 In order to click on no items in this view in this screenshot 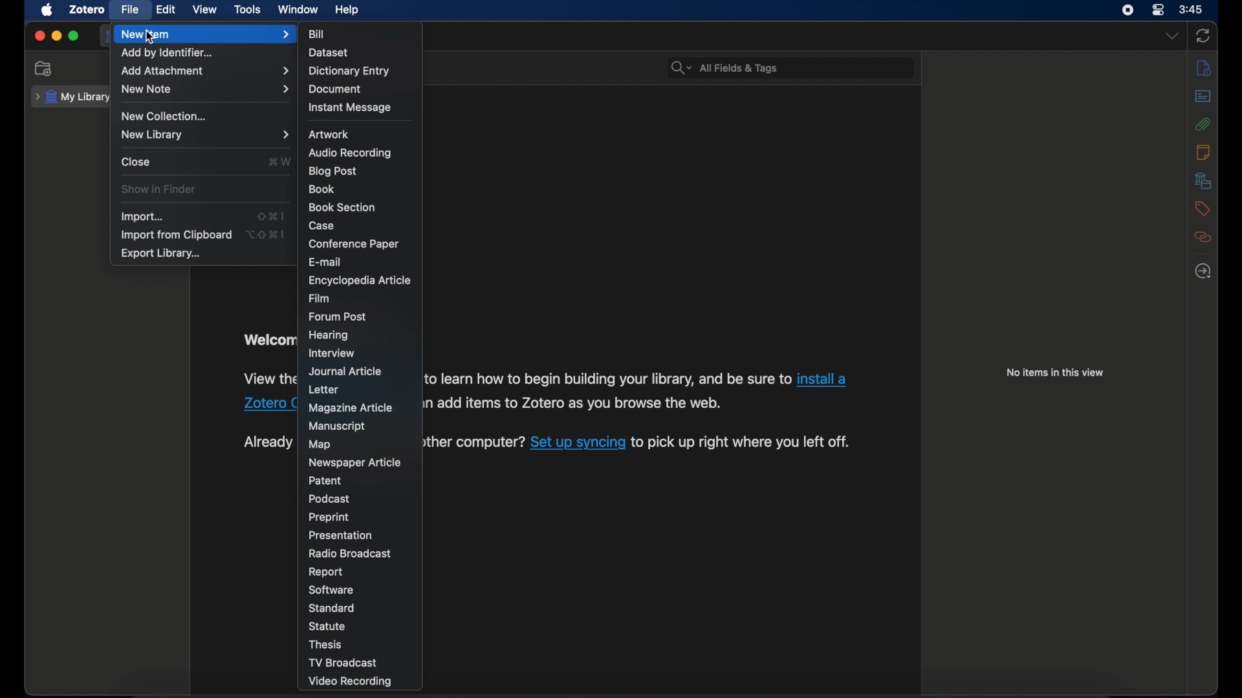, I will do `click(1056, 372)`.